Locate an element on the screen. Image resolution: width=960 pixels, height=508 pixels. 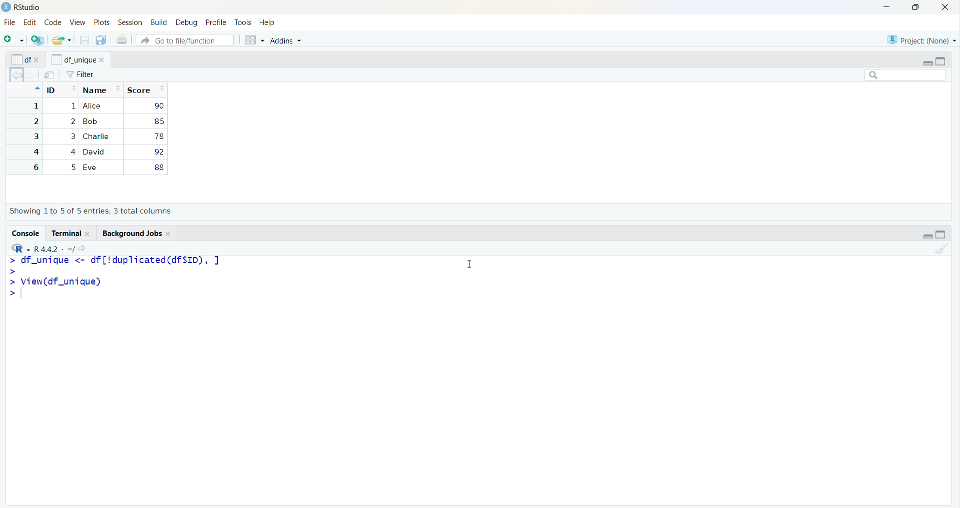
7 is located at coordinates (35, 197).